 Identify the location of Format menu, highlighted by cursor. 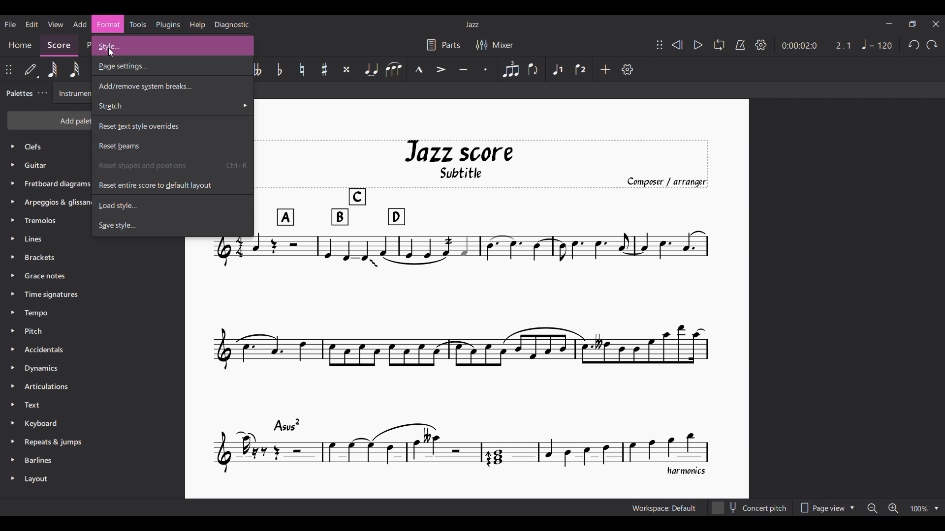
(108, 24).